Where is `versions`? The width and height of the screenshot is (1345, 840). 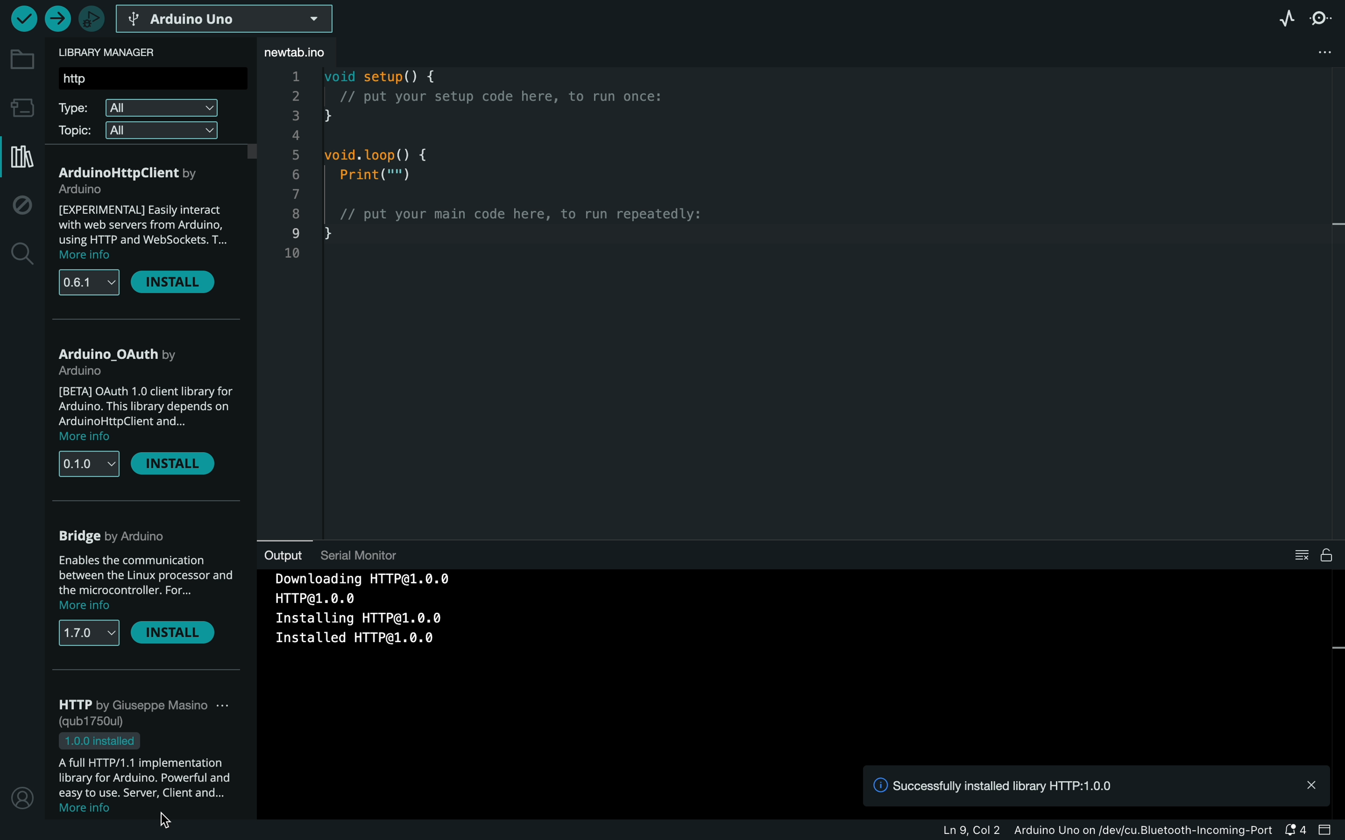
versions is located at coordinates (90, 636).